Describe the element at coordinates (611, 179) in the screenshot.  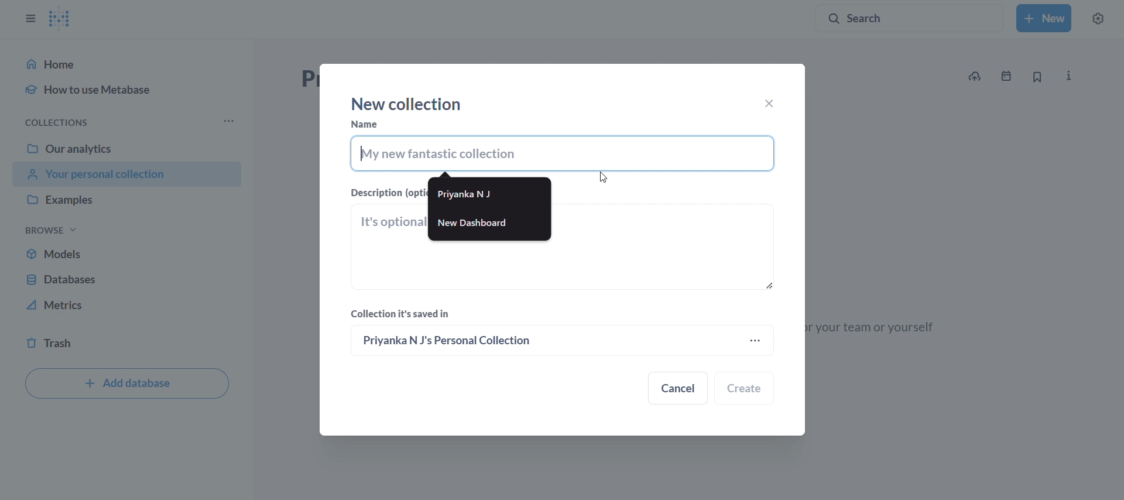
I see `CURSOR` at that location.